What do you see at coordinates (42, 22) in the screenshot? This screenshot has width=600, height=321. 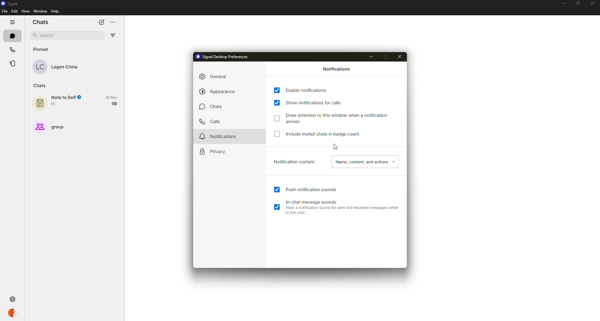 I see `chats` at bounding box center [42, 22].